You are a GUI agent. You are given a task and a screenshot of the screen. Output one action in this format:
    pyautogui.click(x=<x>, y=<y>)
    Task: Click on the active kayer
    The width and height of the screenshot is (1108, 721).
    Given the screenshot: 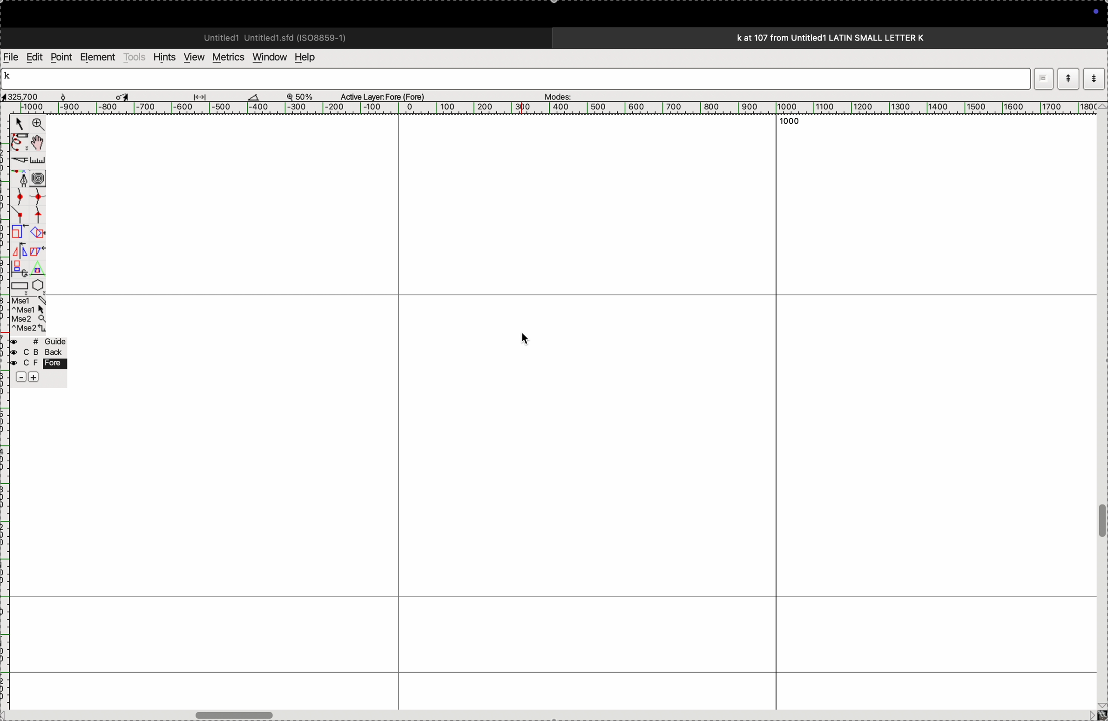 What is the action you would take?
    pyautogui.click(x=388, y=96)
    